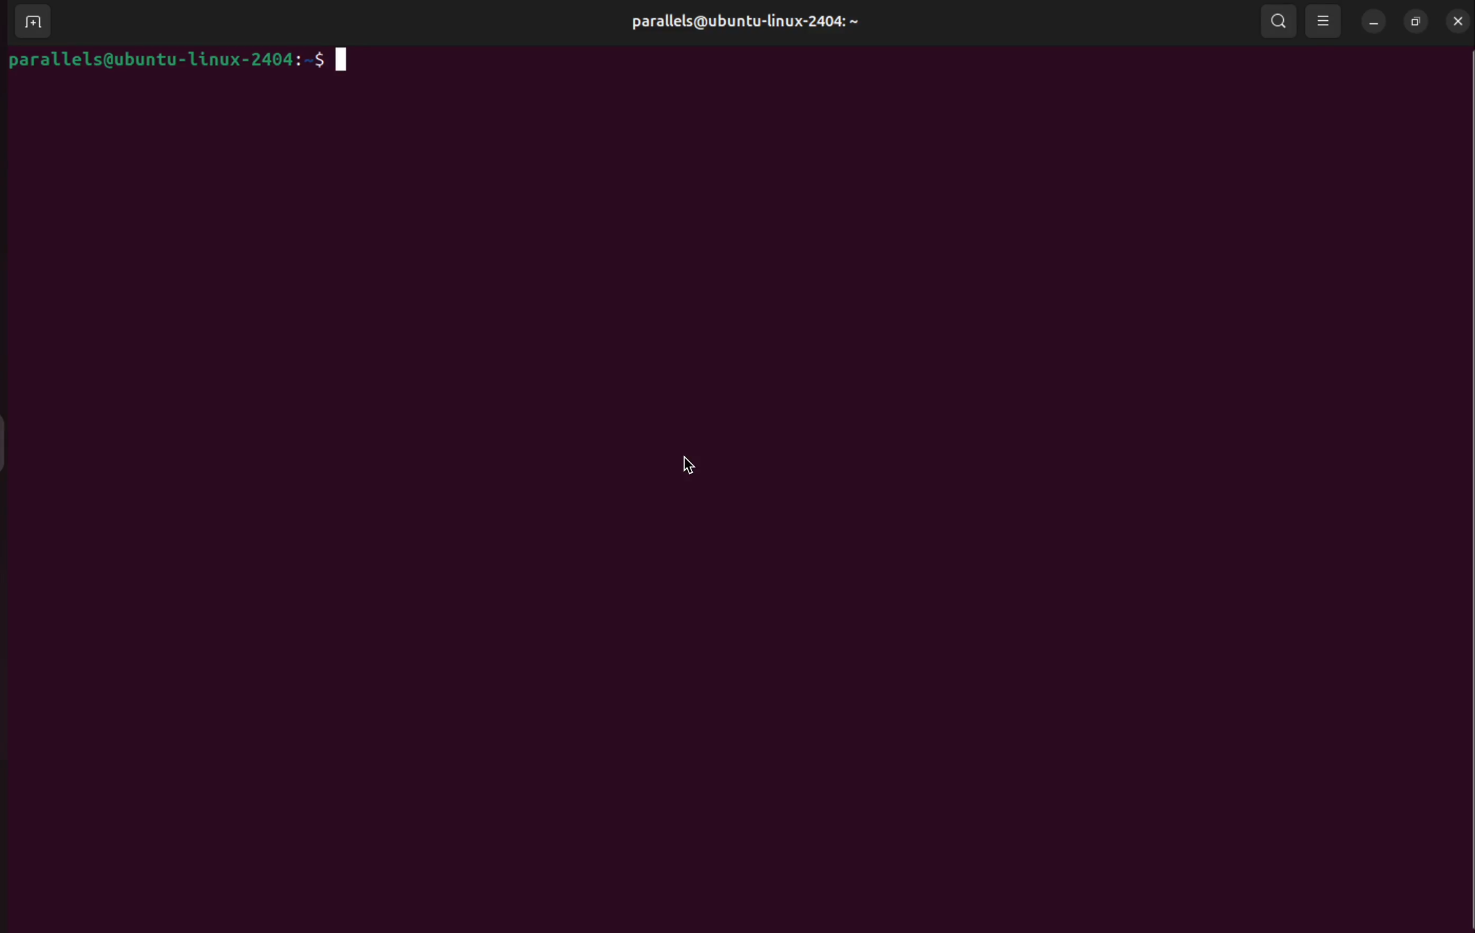 The width and height of the screenshot is (1475, 933). What do you see at coordinates (699, 467) in the screenshot?
I see `cursor` at bounding box center [699, 467].